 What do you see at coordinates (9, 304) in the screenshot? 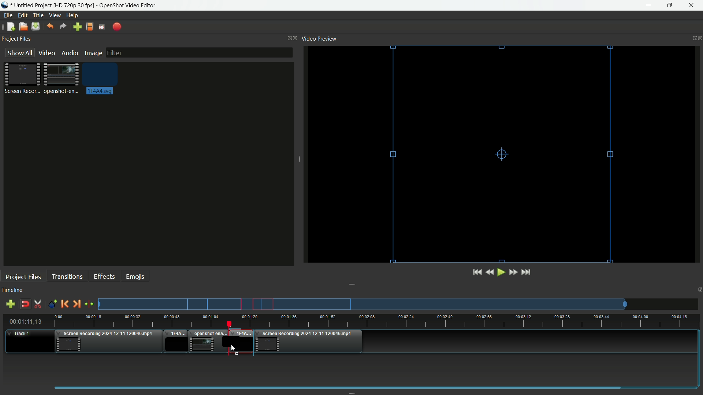
I see `add track` at bounding box center [9, 304].